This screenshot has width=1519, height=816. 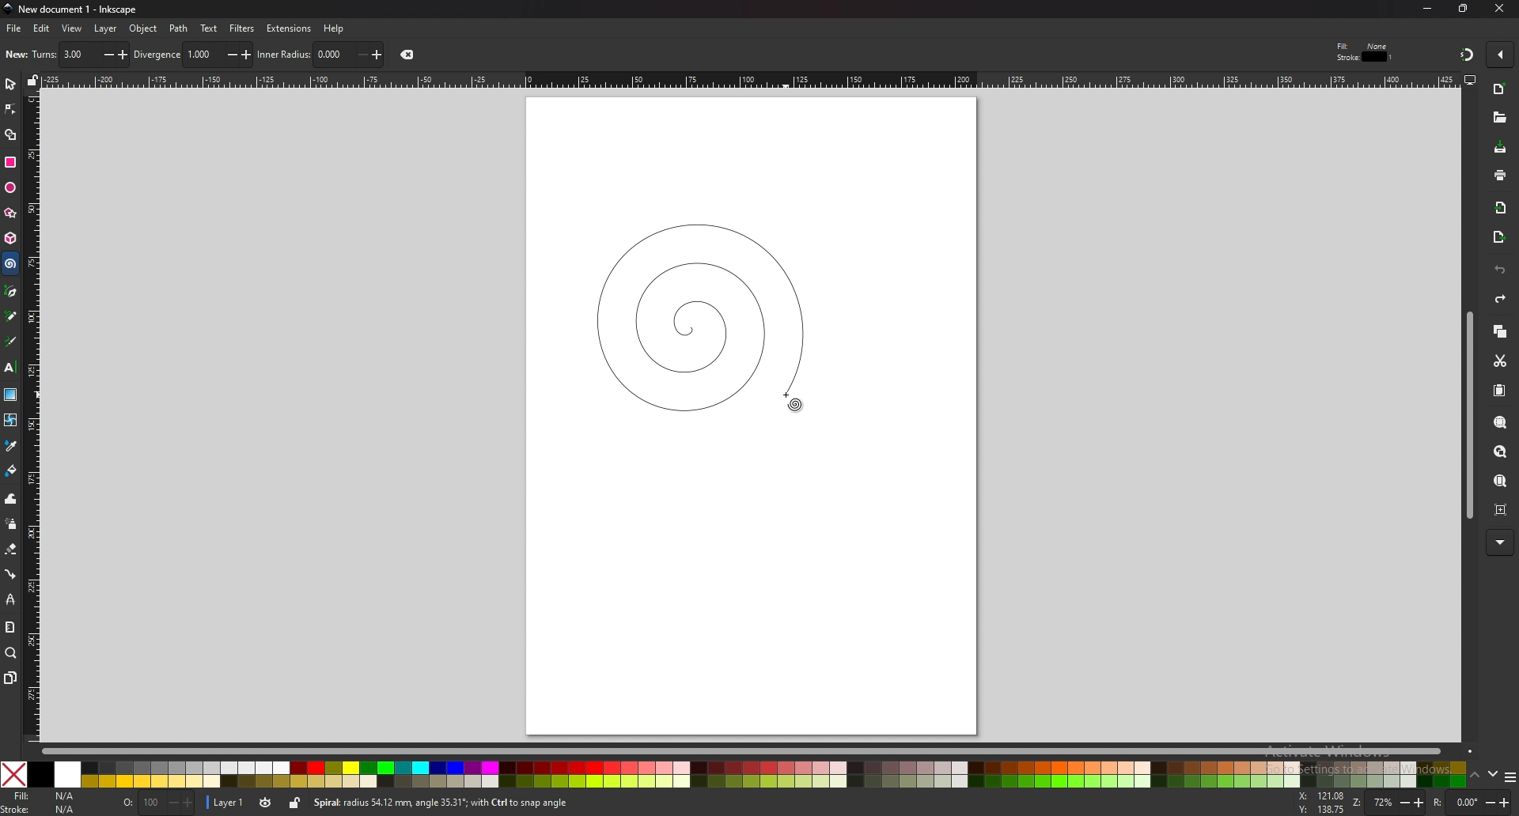 What do you see at coordinates (47, 795) in the screenshot?
I see `fill: N/A` at bounding box center [47, 795].